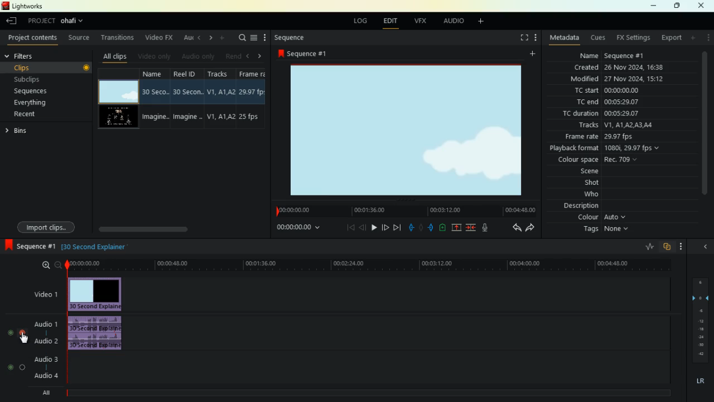  I want to click on right, so click(210, 39).